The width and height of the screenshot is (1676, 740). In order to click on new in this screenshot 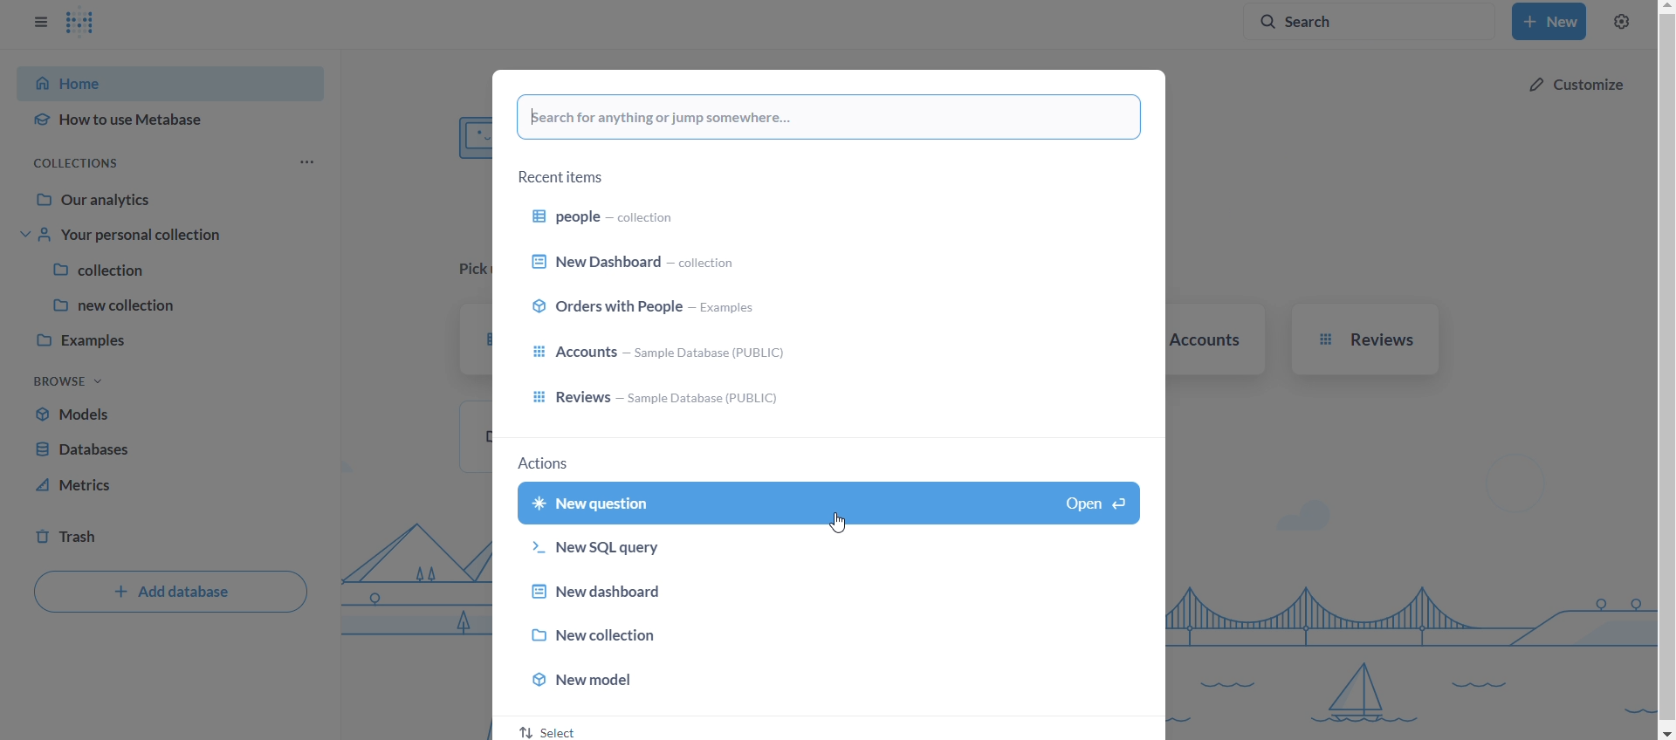, I will do `click(1548, 21)`.